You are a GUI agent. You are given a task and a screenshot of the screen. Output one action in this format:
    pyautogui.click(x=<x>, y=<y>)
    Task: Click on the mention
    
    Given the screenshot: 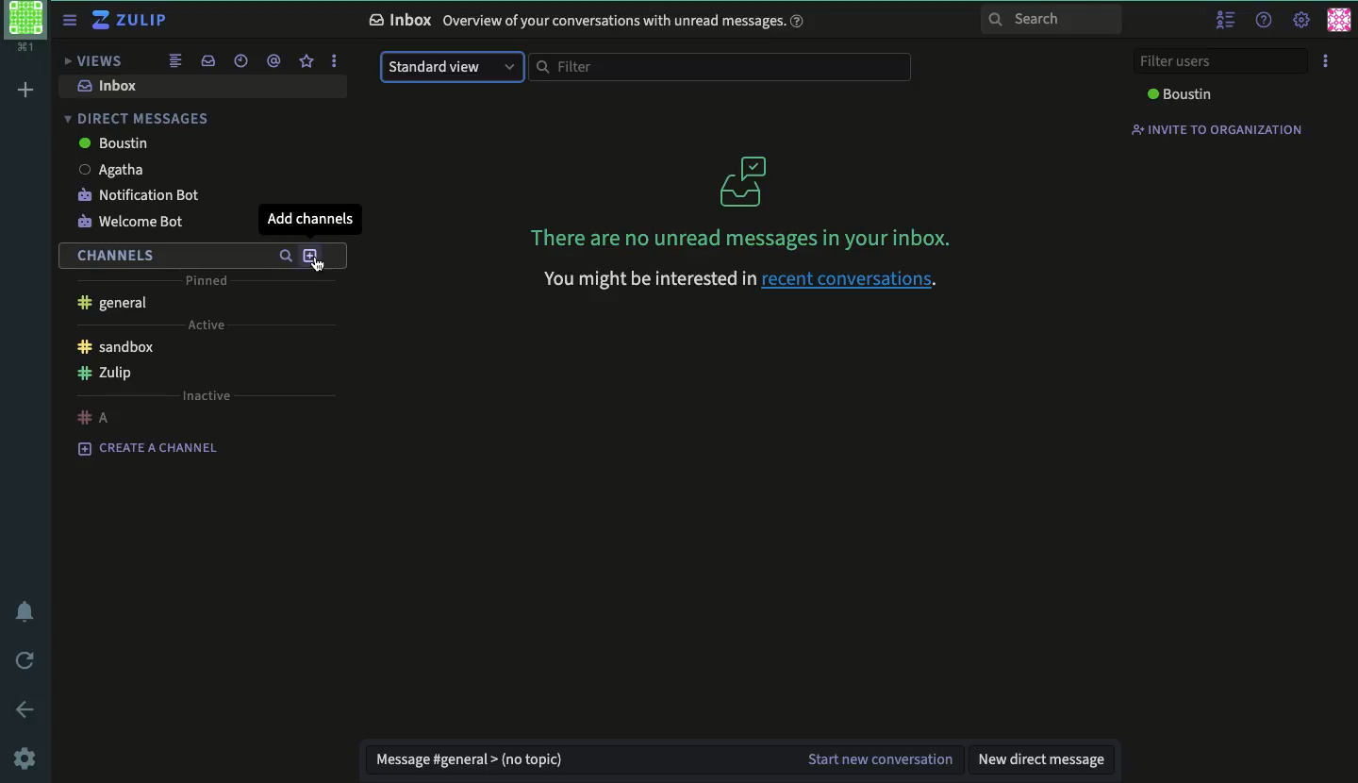 What is the action you would take?
    pyautogui.click(x=272, y=60)
    